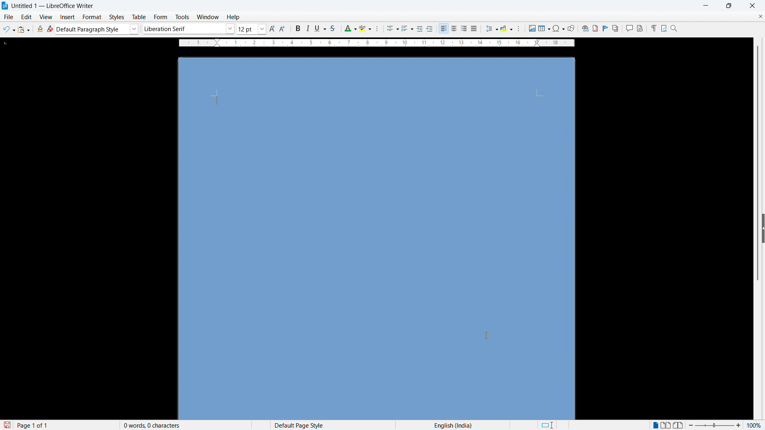 The width and height of the screenshot is (765, 430). What do you see at coordinates (41, 29) in the screenshot?
I see `Clone formatting ` at bounding box center [41, 29].